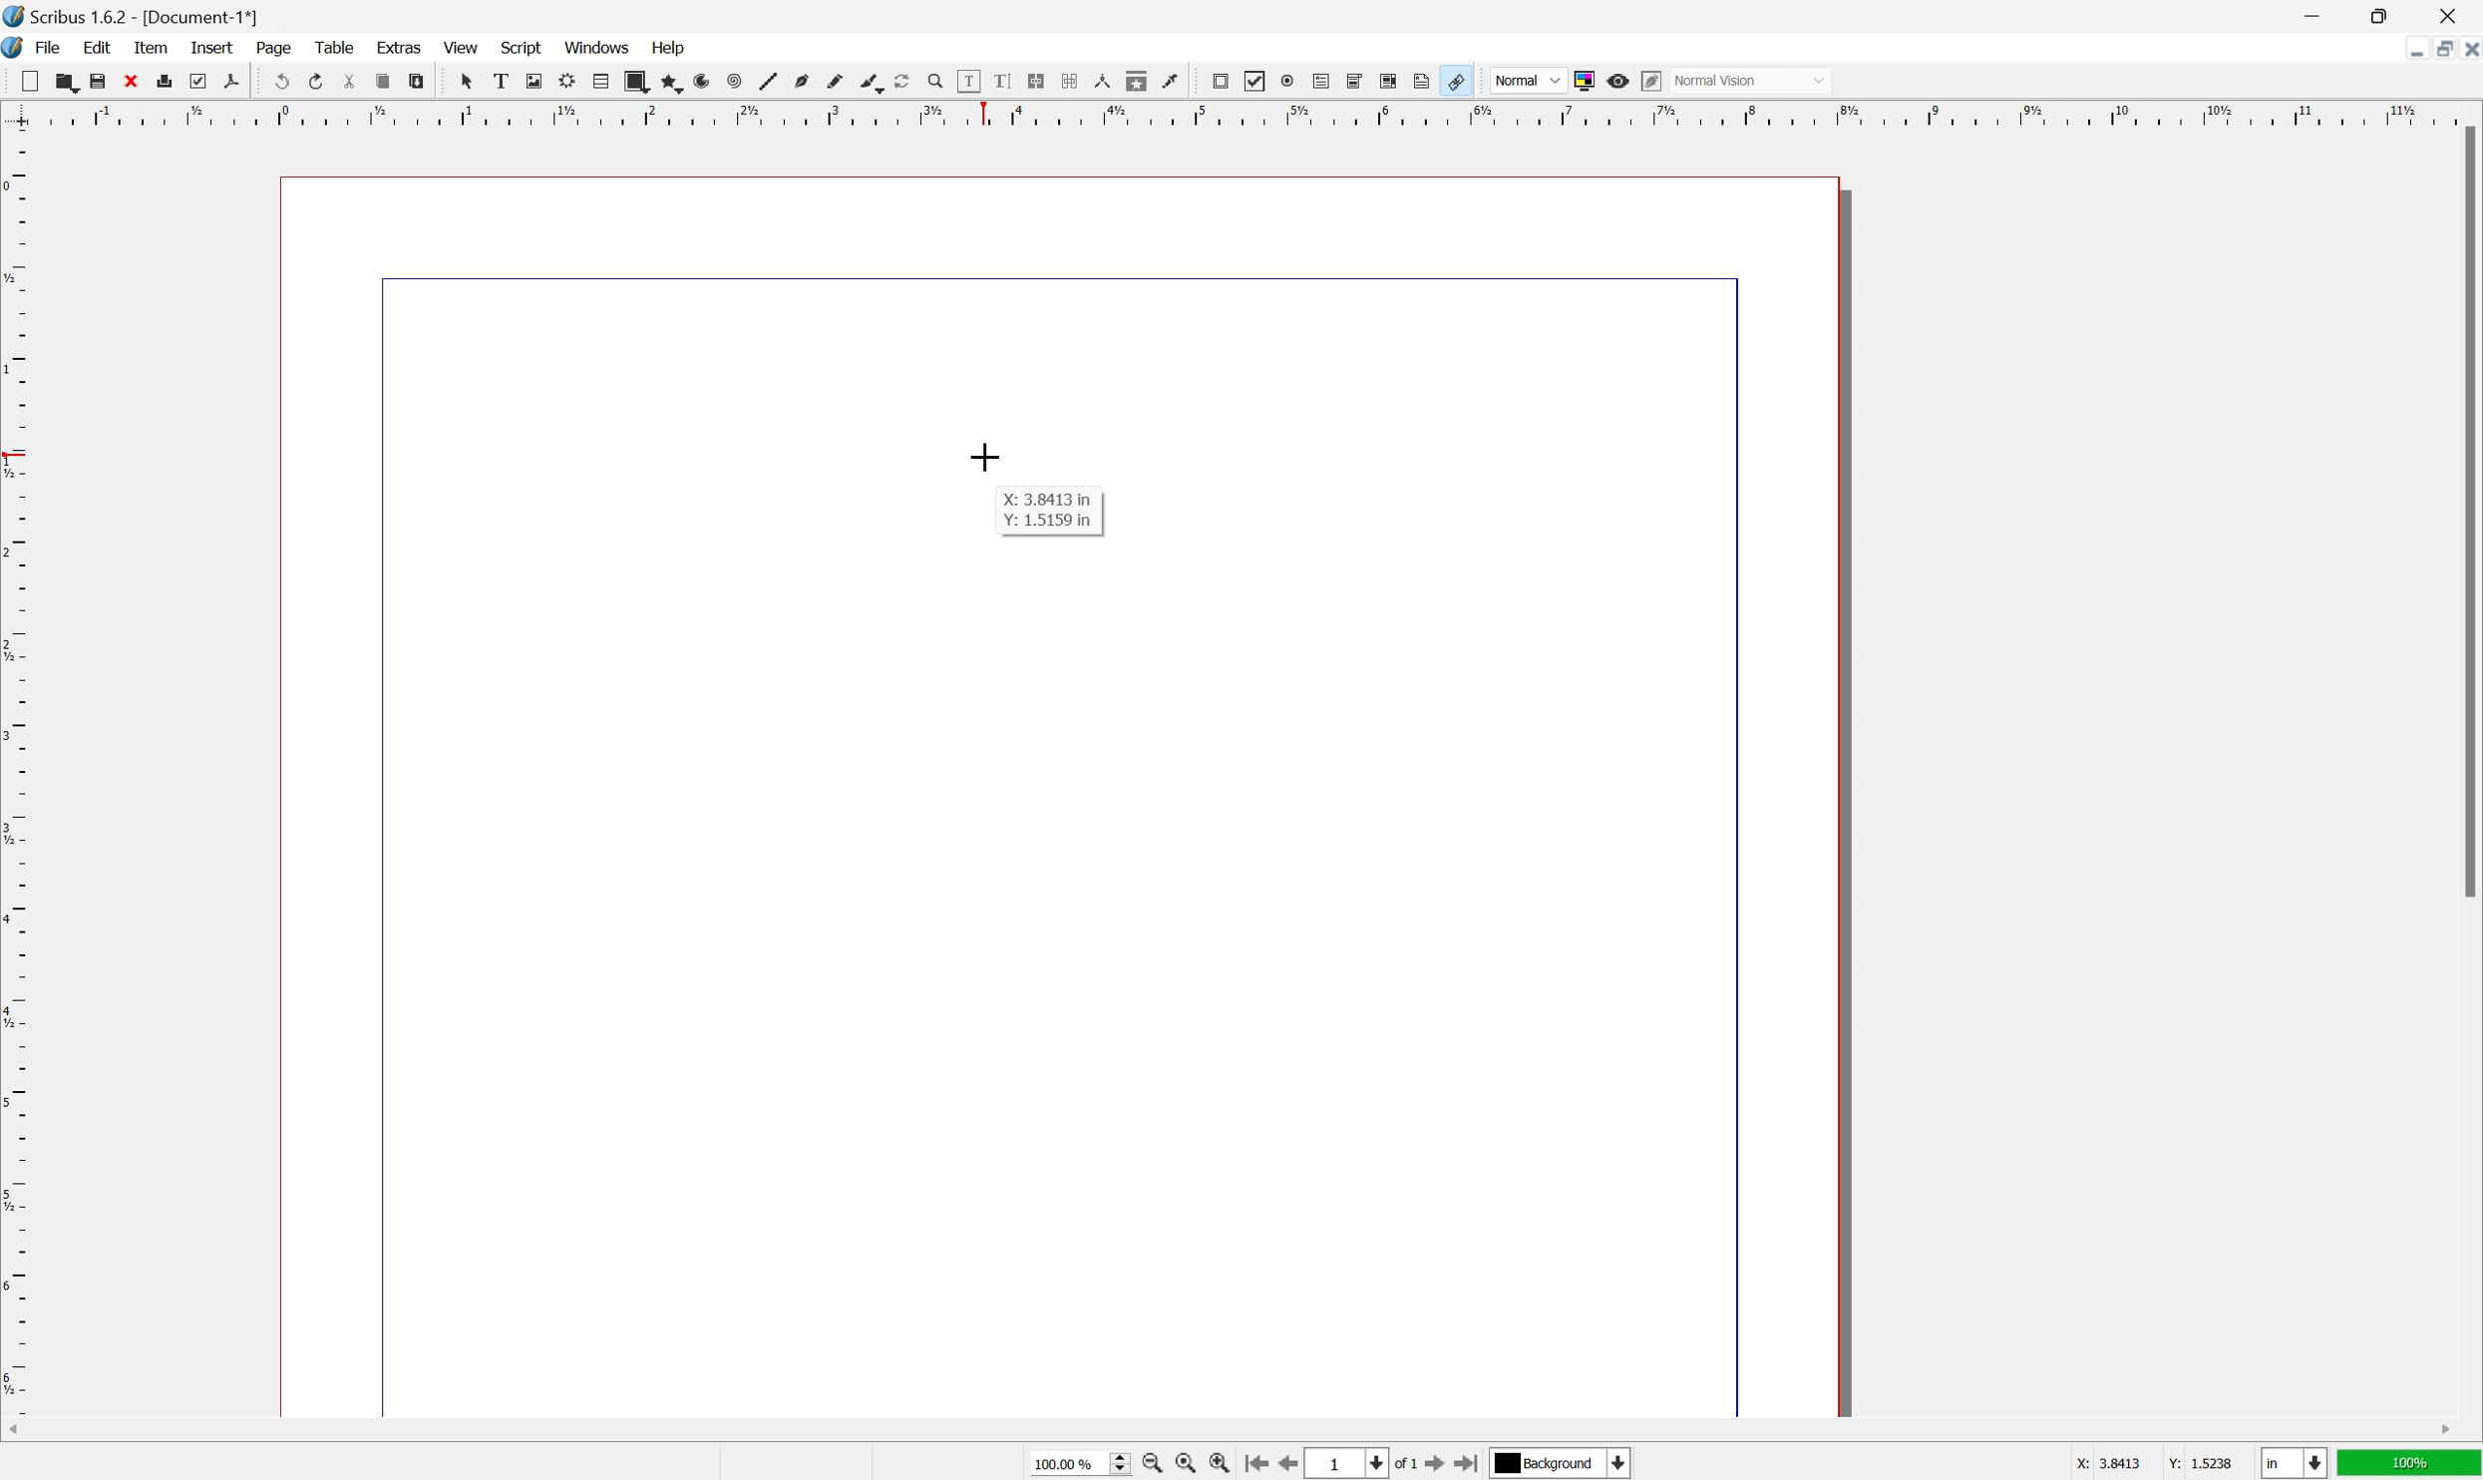 The height and width of the screenshot is (1480, 2483). I want to click on edit text with story editor, so click(1002, 81).